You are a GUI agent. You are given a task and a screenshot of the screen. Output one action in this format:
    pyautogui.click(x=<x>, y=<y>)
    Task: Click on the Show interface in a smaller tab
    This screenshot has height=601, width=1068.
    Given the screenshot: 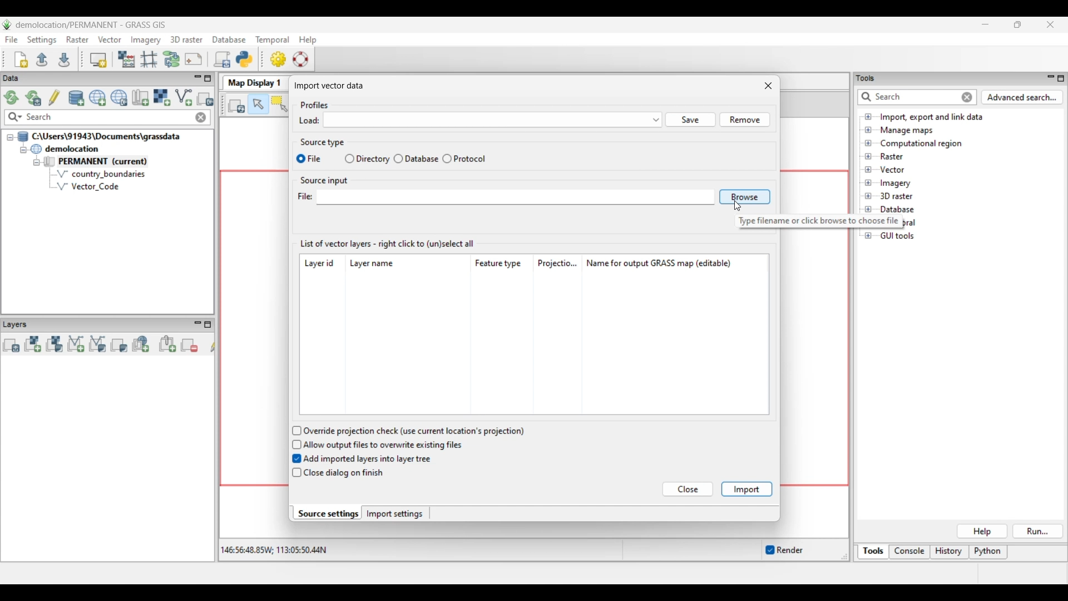 What is the action you would take?
    pyautogui.click(x=1017, y=24)
    